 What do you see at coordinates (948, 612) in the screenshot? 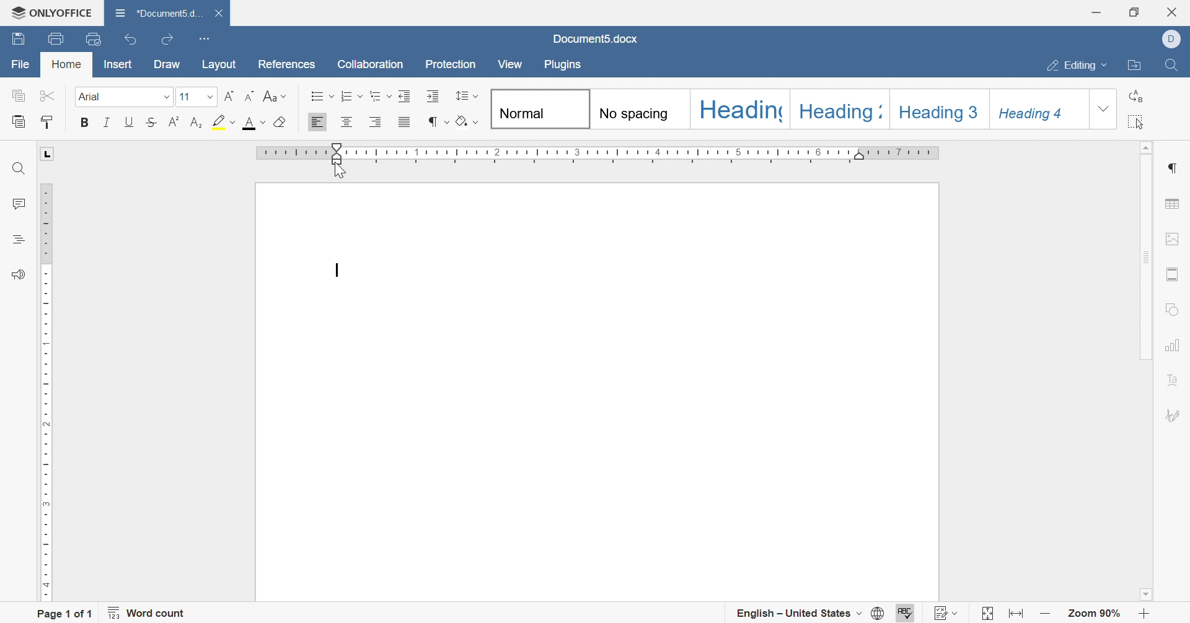
I see `track changes` at bounding box center [948, 612].